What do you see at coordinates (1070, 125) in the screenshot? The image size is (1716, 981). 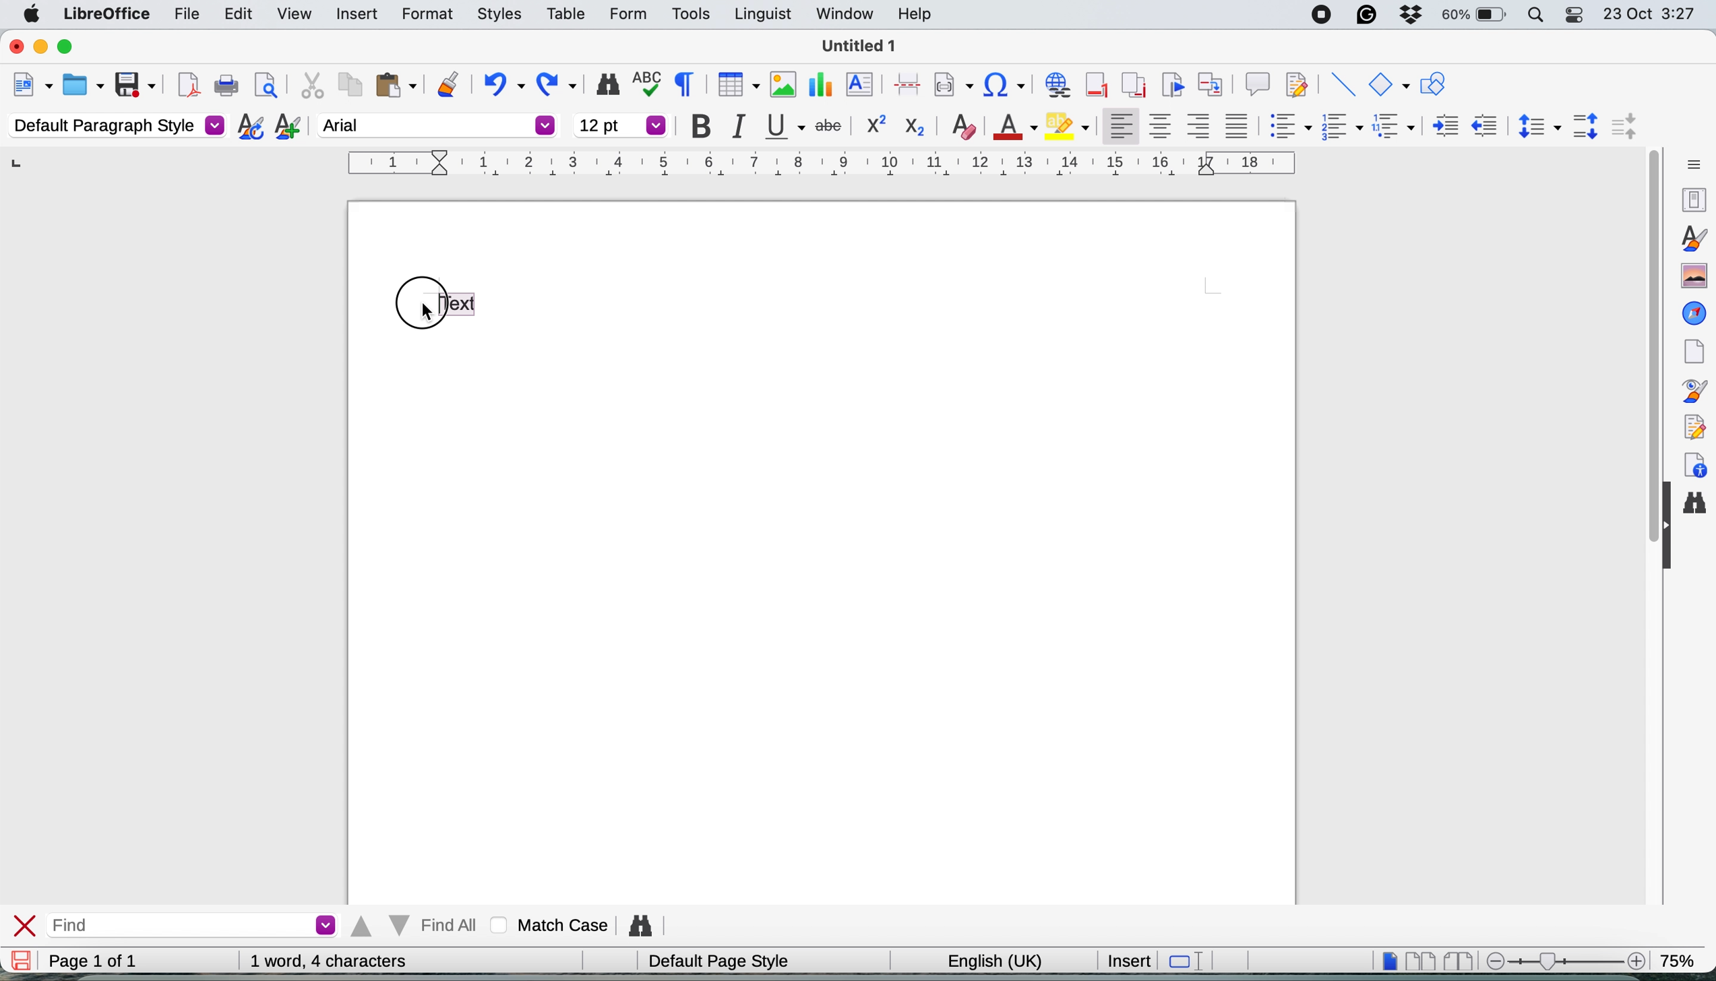 I see `fill color` at bounding box center [1070, 125].